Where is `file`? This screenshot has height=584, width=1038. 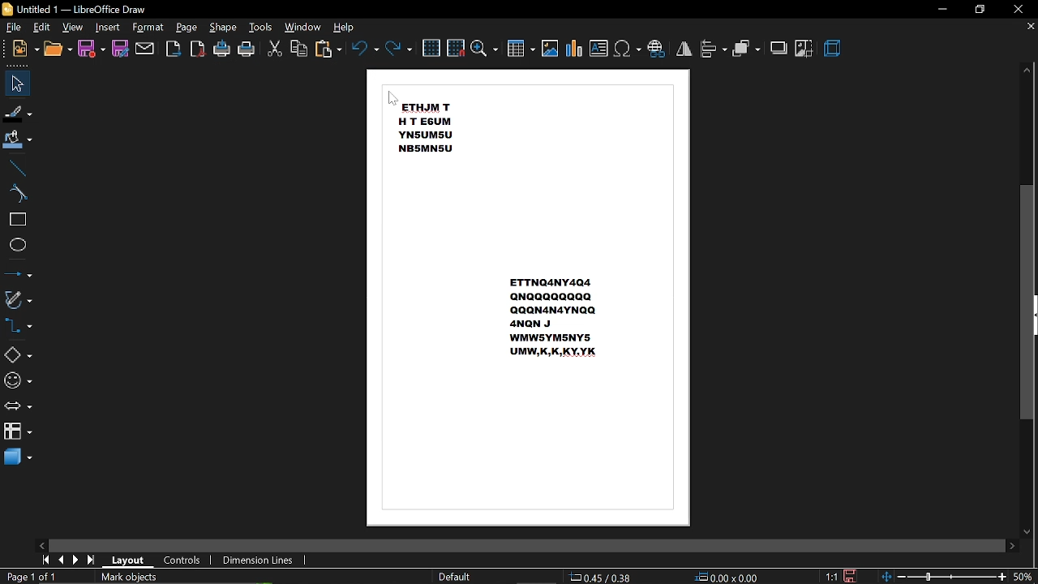
file is located at coordinates (15, 28).